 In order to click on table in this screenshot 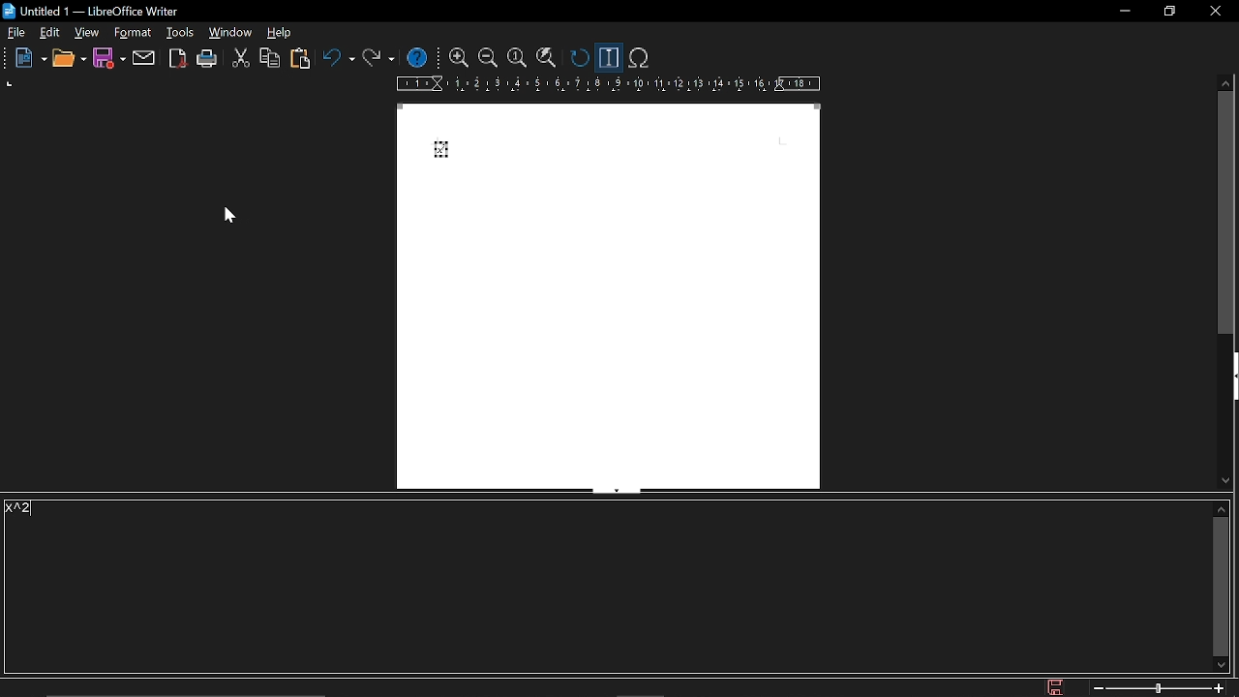, I will do `click(281, 34)`.